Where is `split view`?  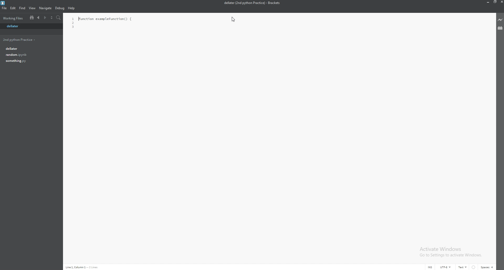 split view is located at coordinates (31, 18).